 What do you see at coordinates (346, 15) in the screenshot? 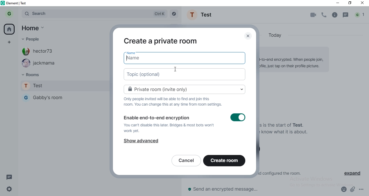
I see `message` at bounding box center [346, 15].